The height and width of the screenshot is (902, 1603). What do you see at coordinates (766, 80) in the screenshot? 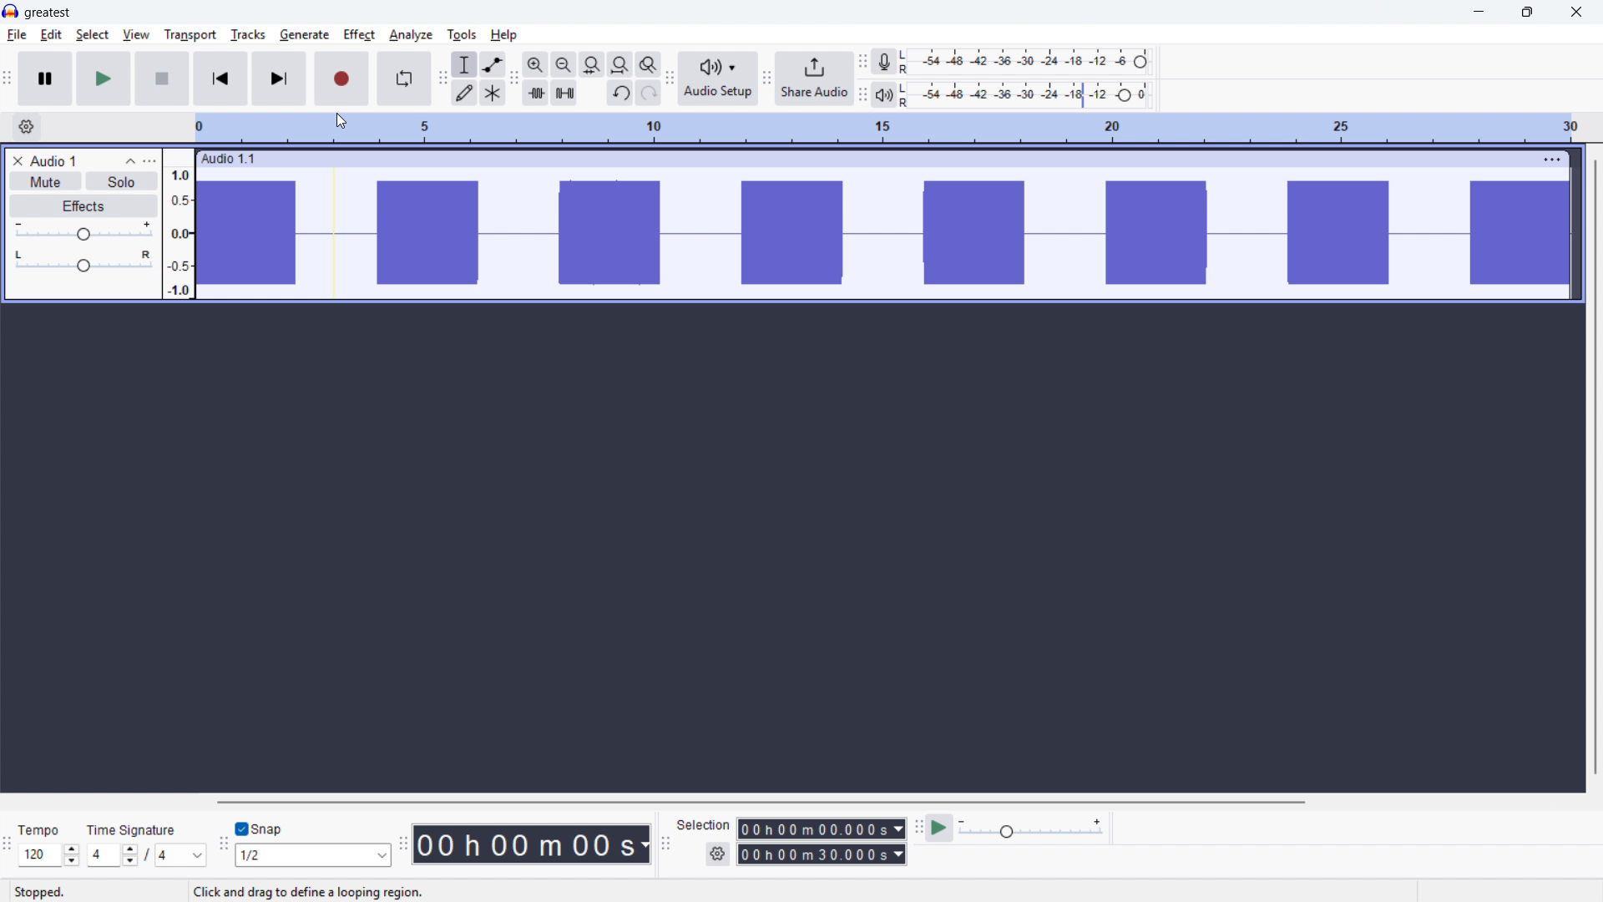
I see `share audio toolbar` at bounding box center [766, 80].